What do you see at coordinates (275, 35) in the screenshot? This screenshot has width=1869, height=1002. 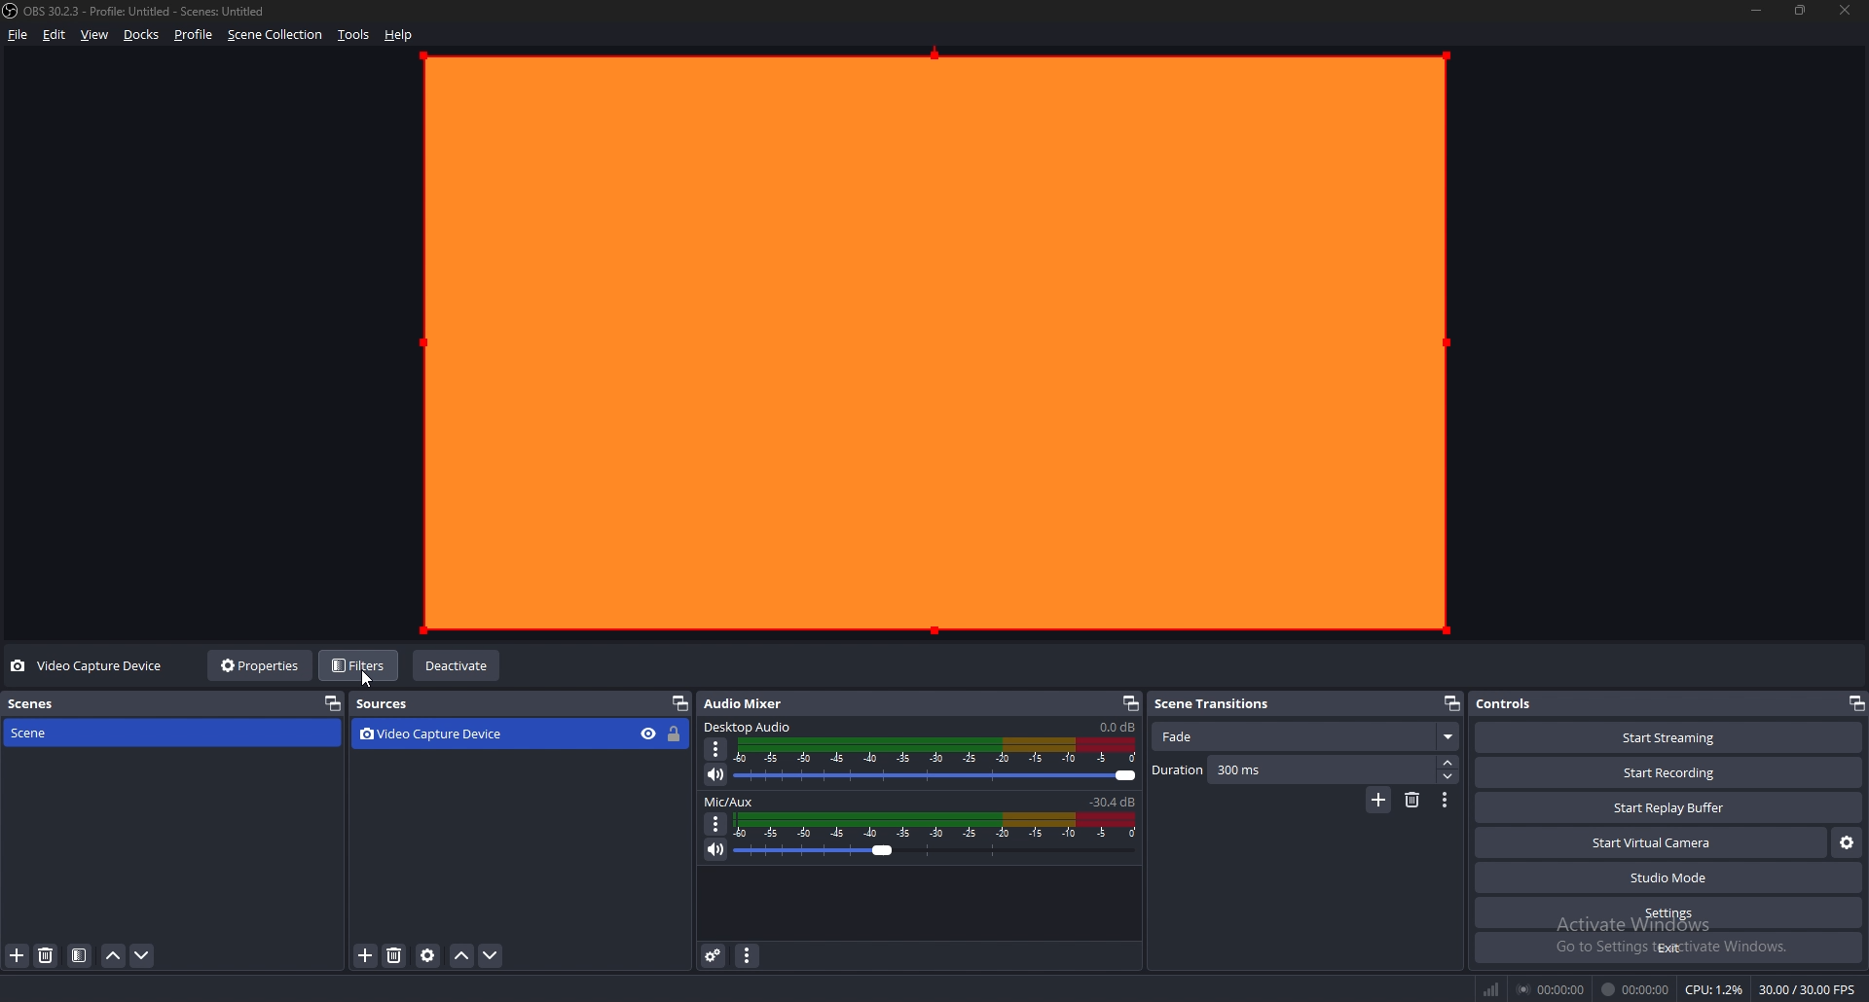 I see `scene collection` at bounding box center [275, 35].